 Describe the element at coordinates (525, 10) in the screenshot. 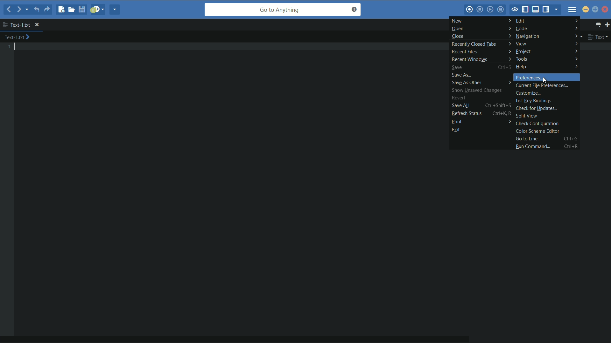

I see `show/hide left panel` at that location.